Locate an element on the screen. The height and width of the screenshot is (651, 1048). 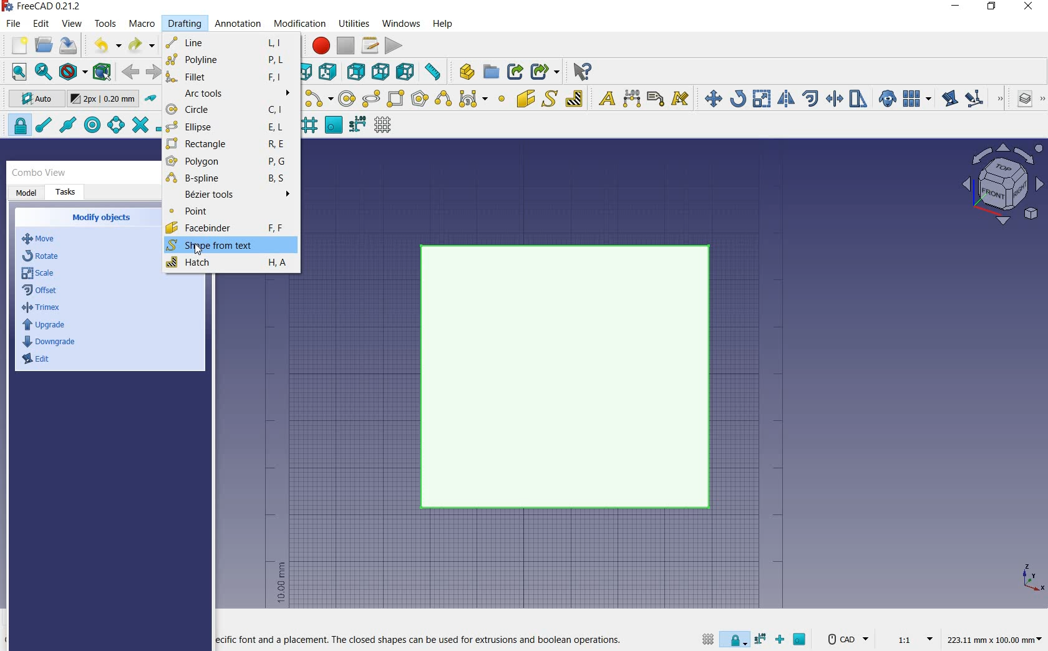
move is located at coordinates (46, 239).